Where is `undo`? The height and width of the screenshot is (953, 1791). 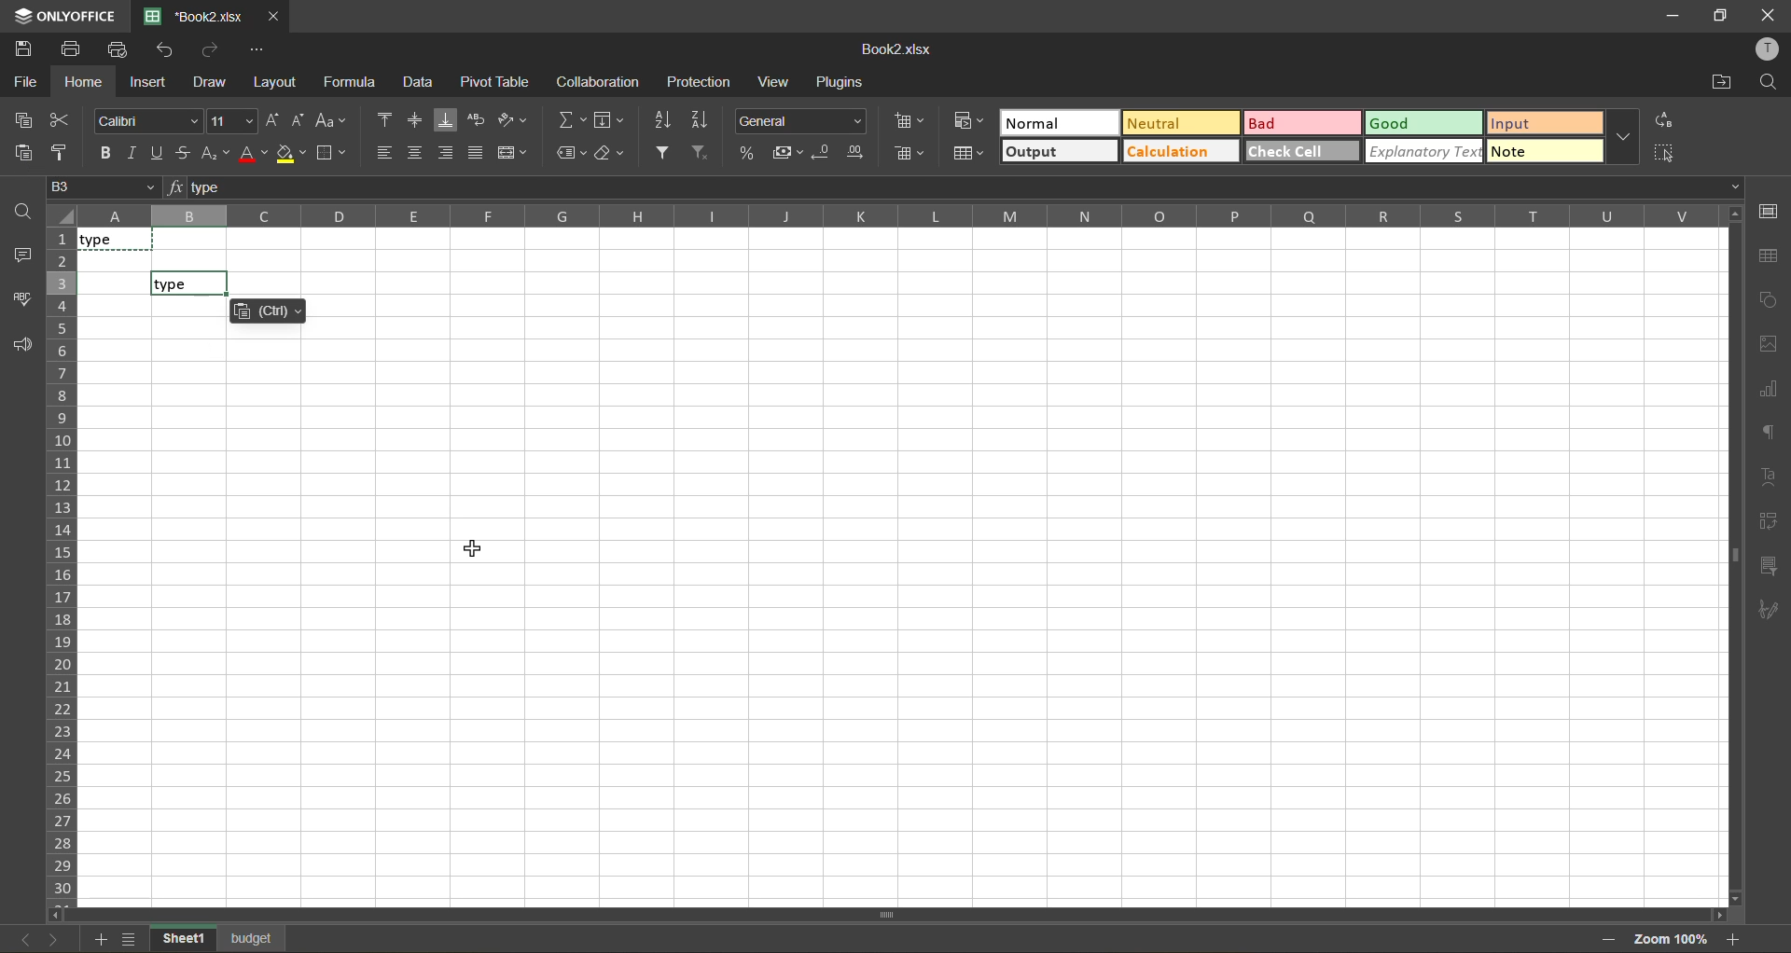 undo is located at coordinates (166, 51).